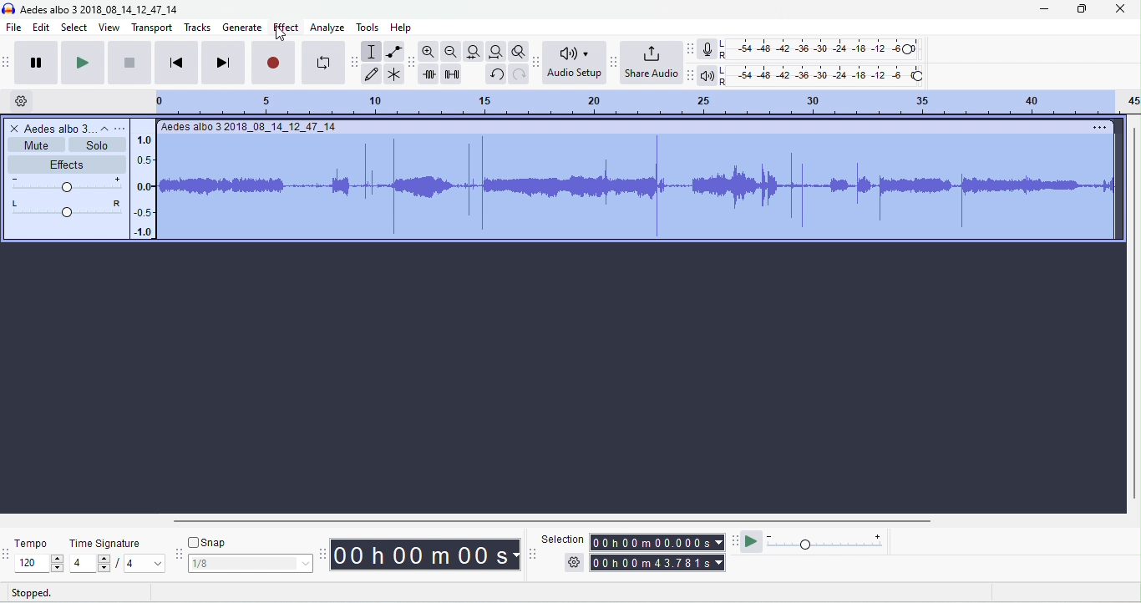 The height and width of the screenshot is (603, 1141). What do you see at coordinates (31, 593) in the screenshot?
I see `stopped` at bounding box center [31, 593].